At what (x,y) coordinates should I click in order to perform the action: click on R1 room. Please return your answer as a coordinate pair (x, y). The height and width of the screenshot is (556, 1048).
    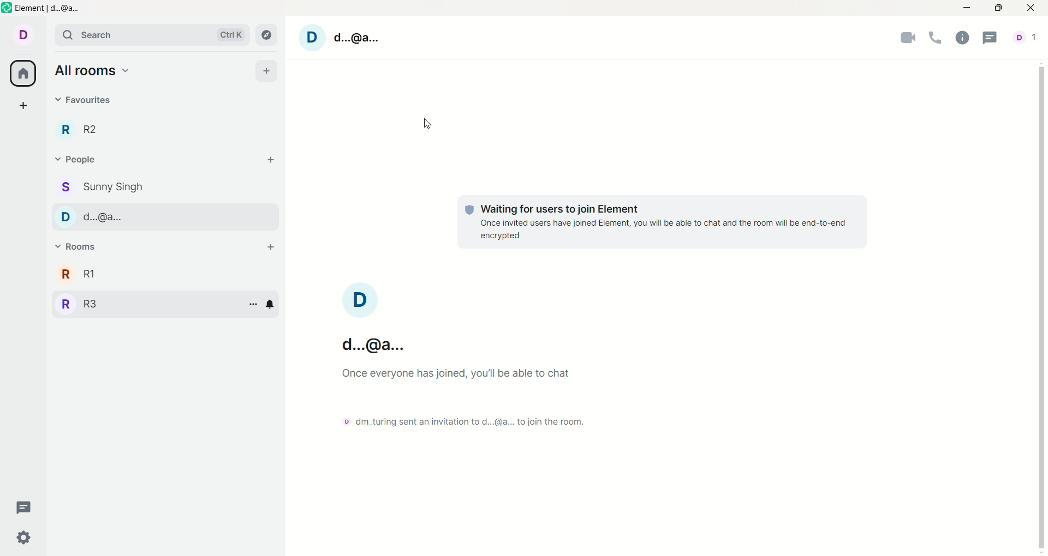
    Looking at the image, I should click on (97, 274).